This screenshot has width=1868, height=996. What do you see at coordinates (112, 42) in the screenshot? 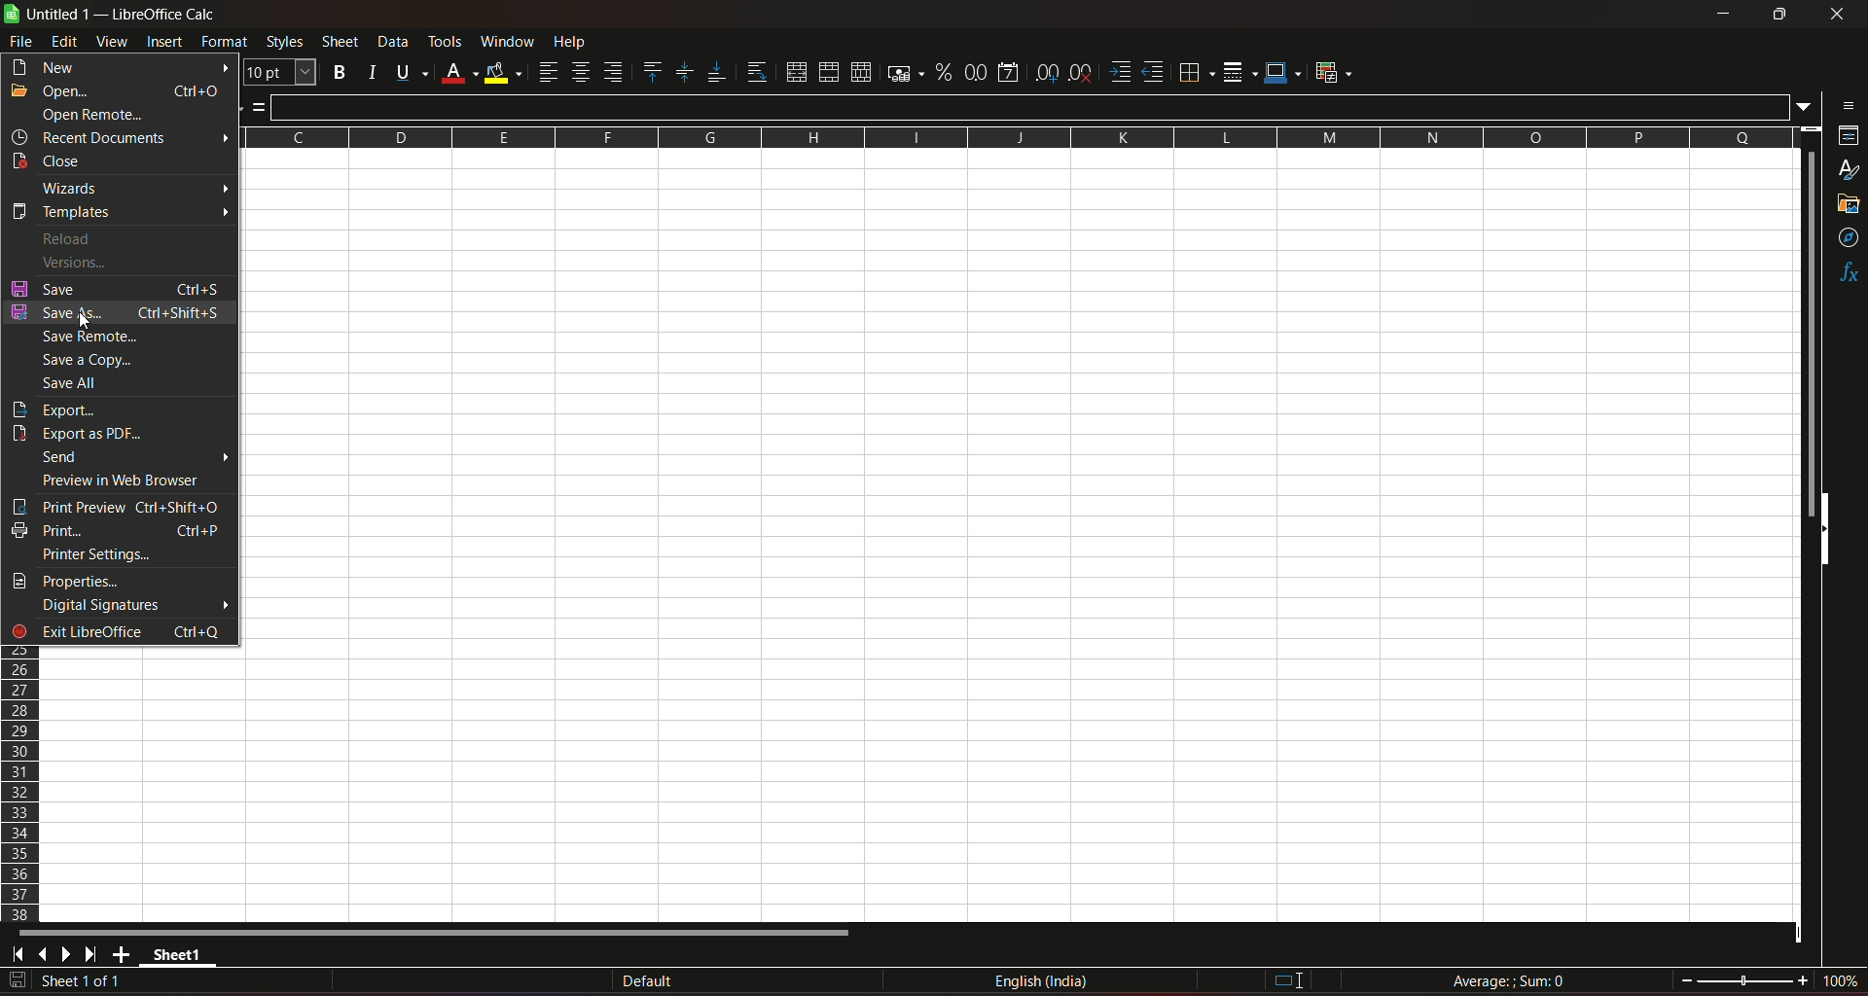
I see `view` at bounding box center [112, 42].